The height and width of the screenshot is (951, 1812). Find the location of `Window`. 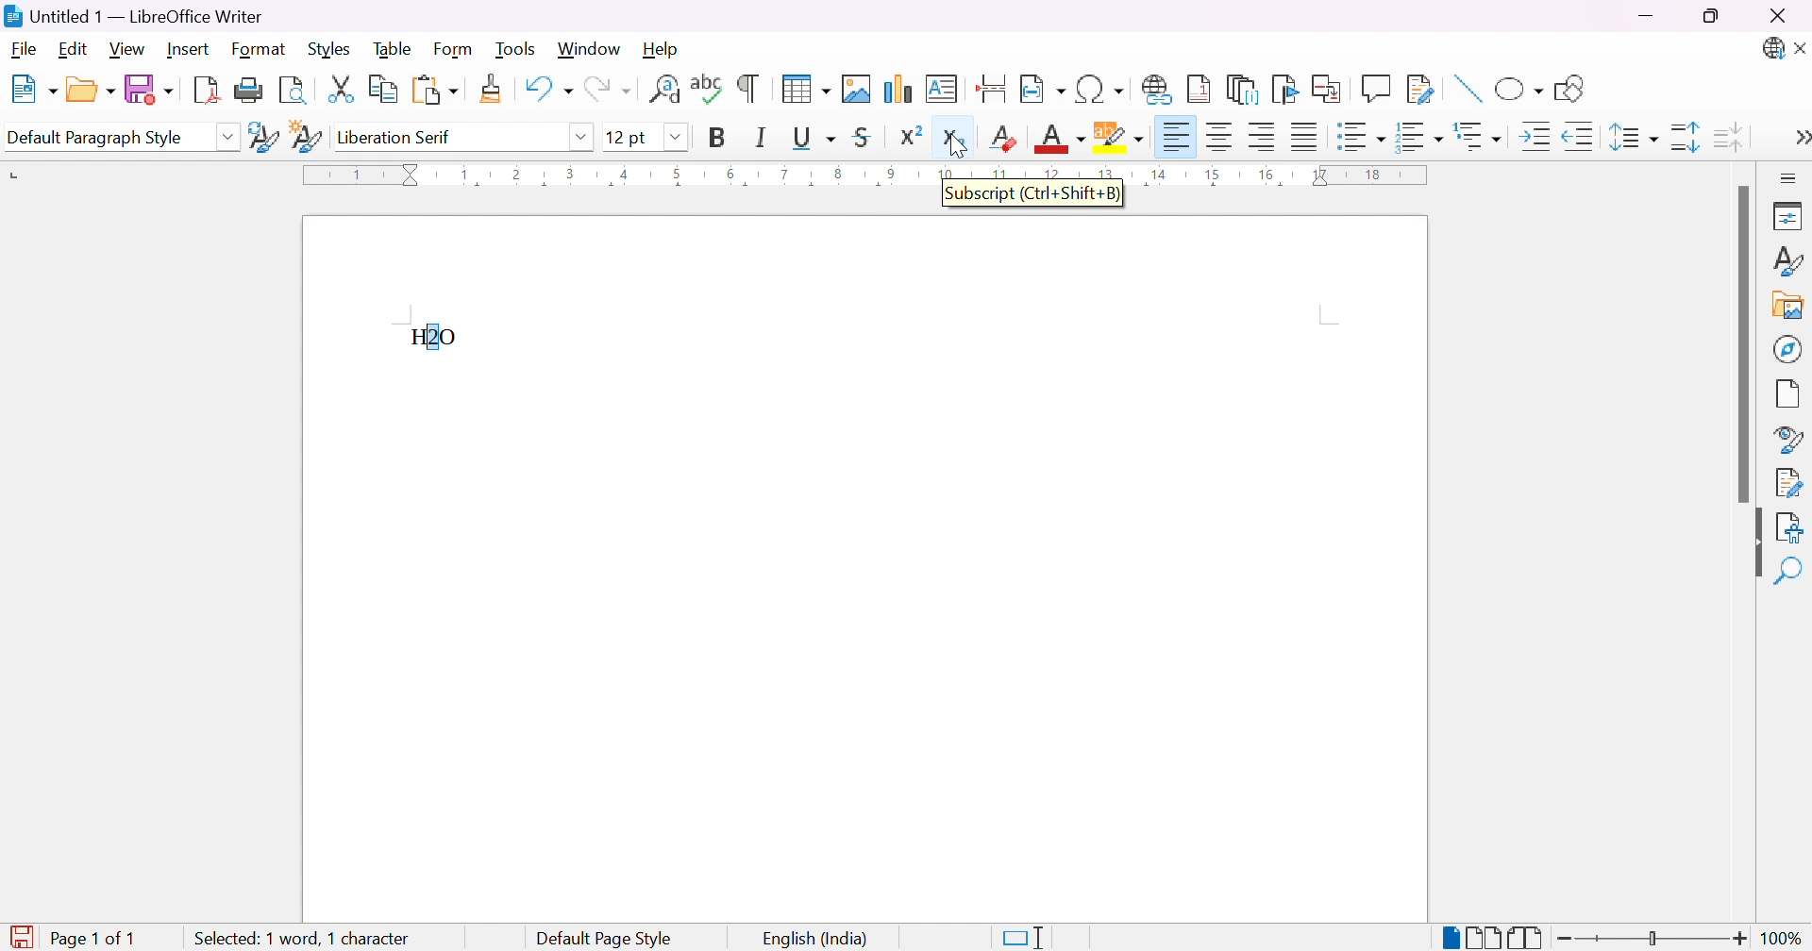

Window is located at coordinates (590, 50).